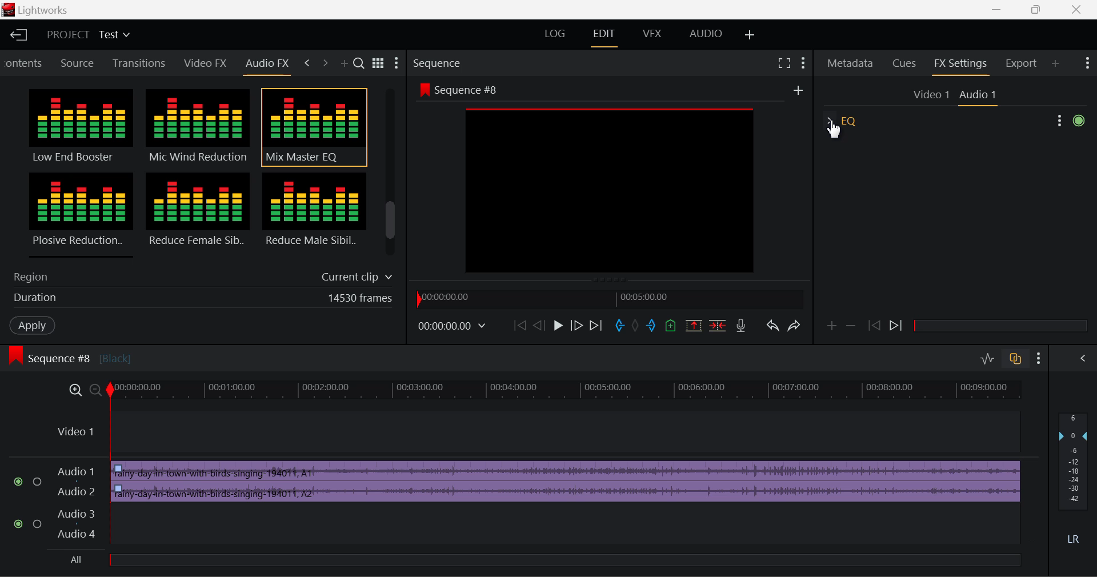 This screenshot has height=577, width=1097. I want to click on Add, so click(798, 91).